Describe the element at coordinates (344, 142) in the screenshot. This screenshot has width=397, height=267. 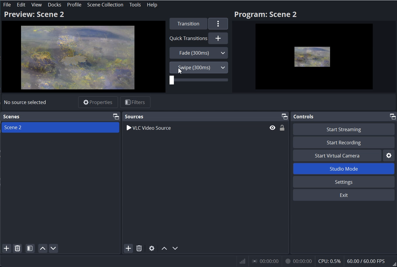
I see `Start Recording` at that location.